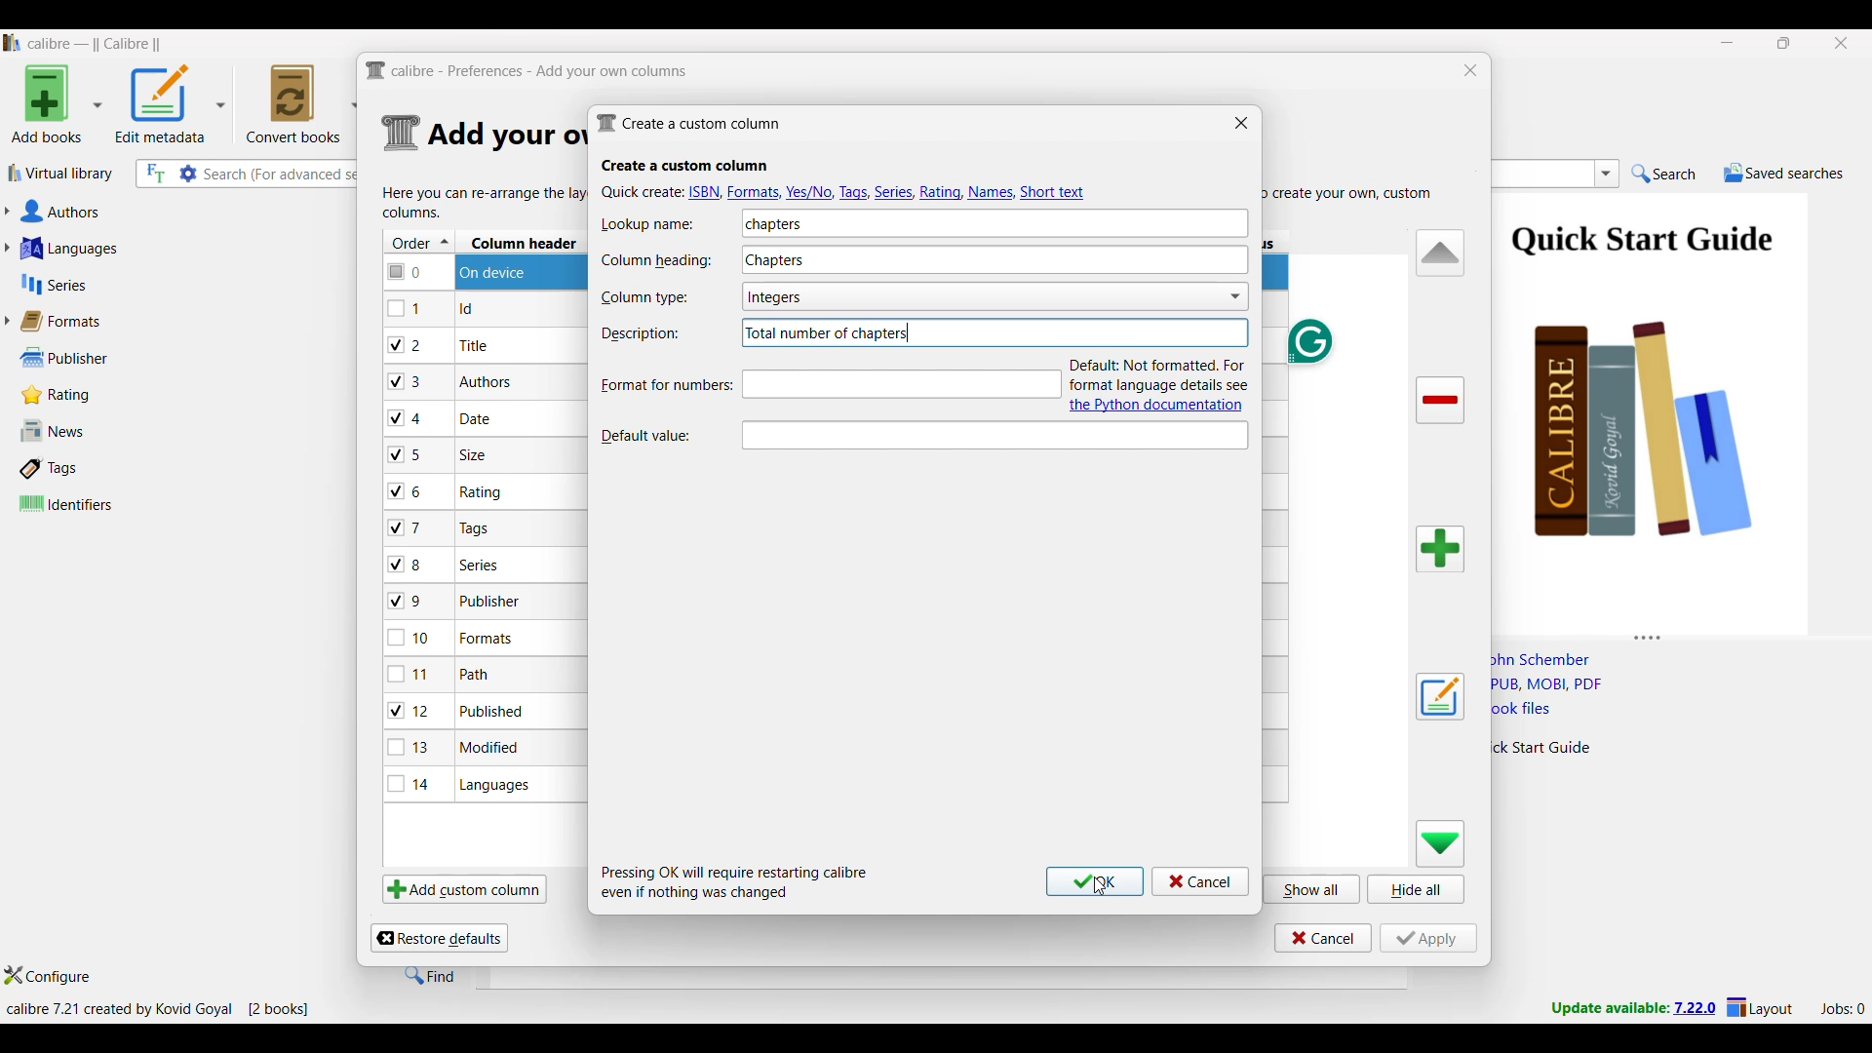  Describe the element at coordinates (1096, 892) in the screenshot. I see `cursor` at that location.